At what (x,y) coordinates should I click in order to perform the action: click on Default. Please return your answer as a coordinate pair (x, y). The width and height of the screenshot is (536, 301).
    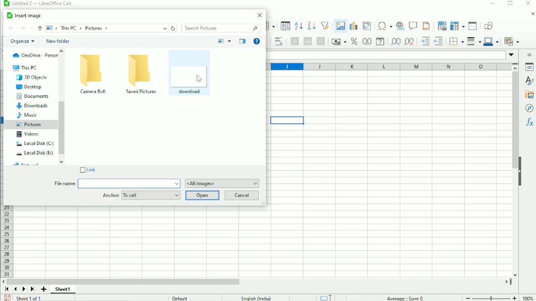
    Looking at the image, I should click on (181, 298).